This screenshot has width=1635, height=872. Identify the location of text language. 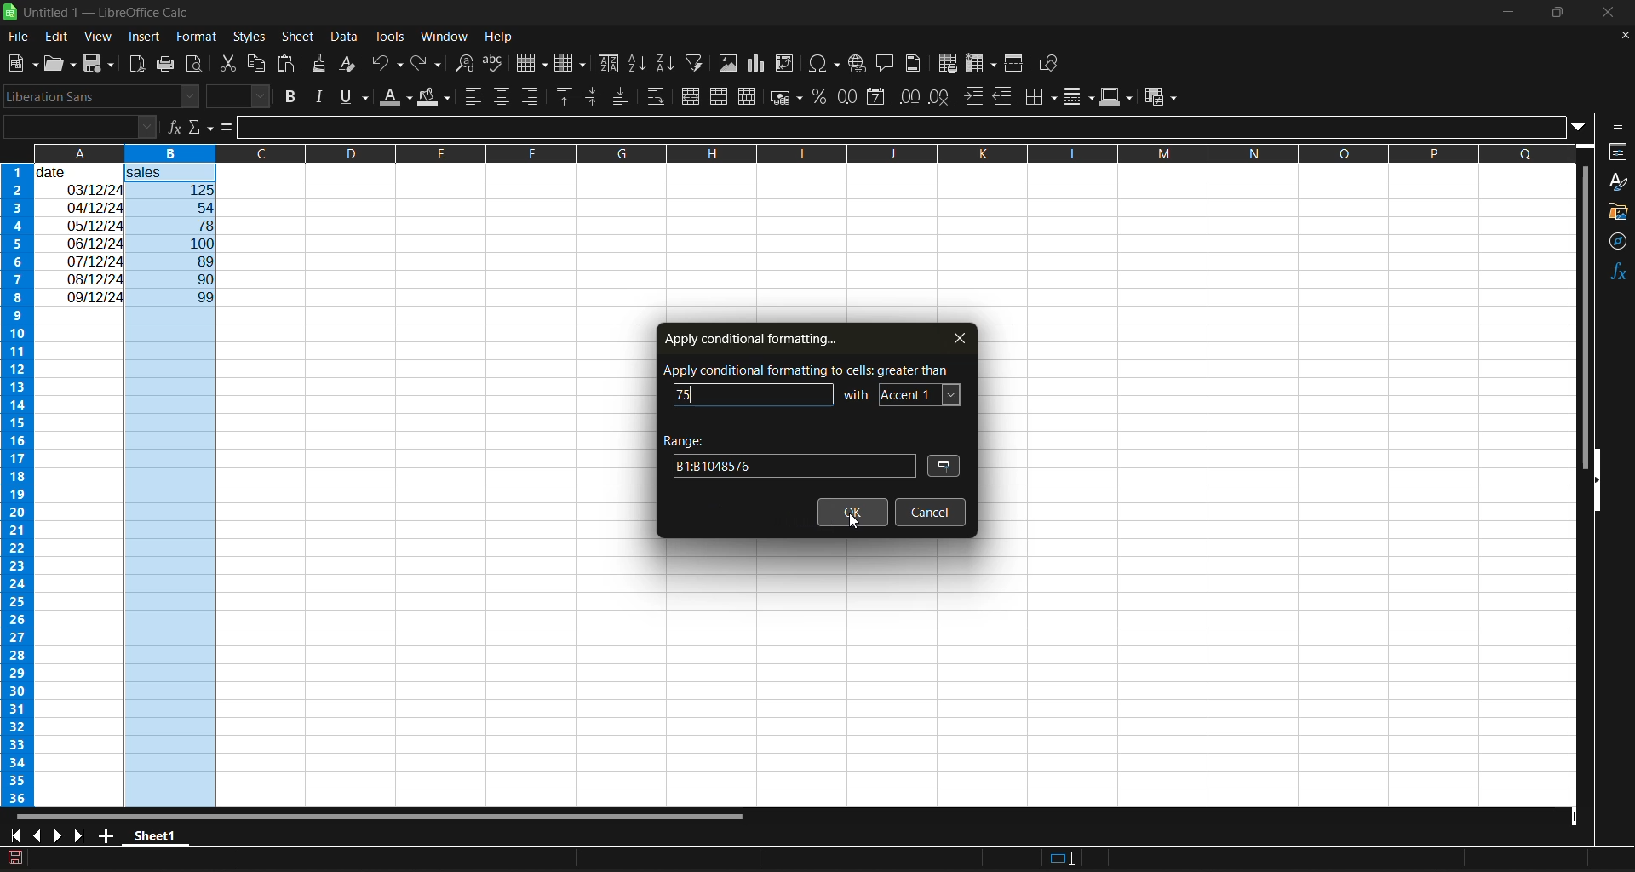
(731, 858).